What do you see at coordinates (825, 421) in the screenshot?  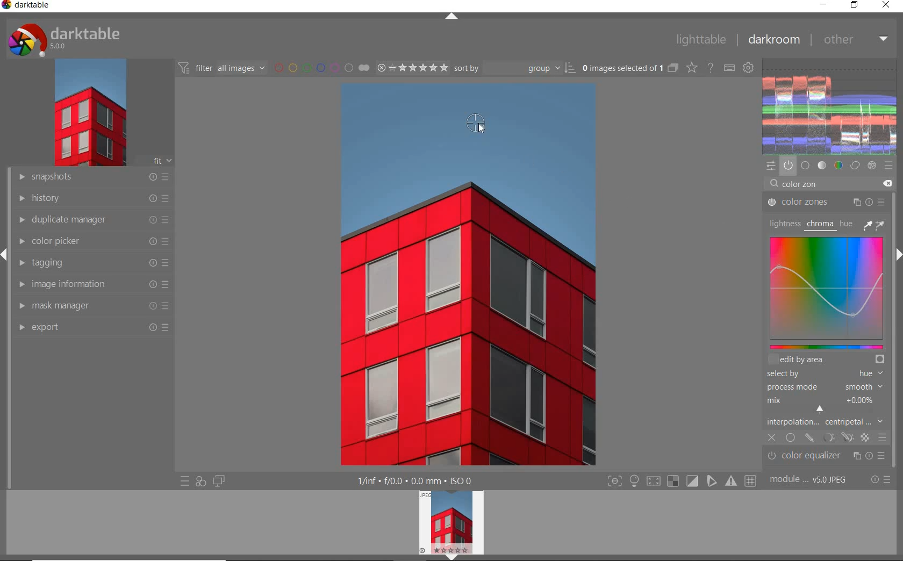 I see `INTERPOLATION` at bounding box center [825, 421].